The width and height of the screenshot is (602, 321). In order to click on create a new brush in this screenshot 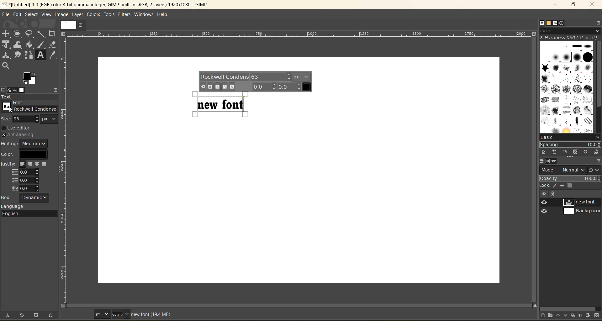, I will do `click(554, 152)`.